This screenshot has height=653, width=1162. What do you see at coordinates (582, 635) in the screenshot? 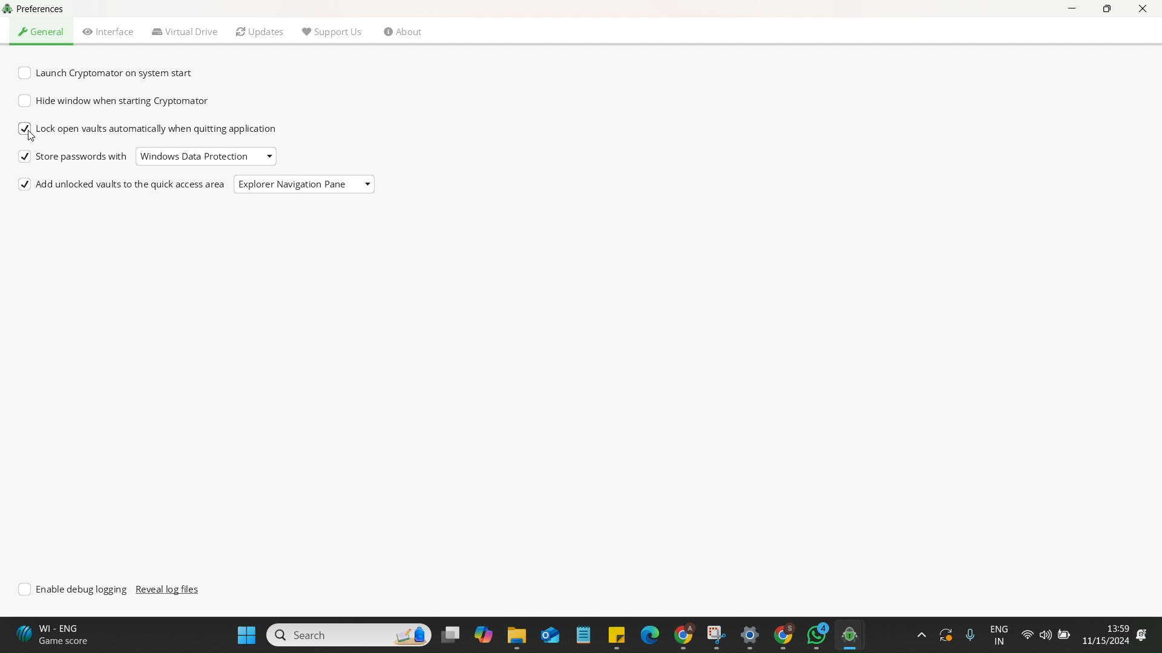
I see `Notepad` at bounding box center [582, 635].